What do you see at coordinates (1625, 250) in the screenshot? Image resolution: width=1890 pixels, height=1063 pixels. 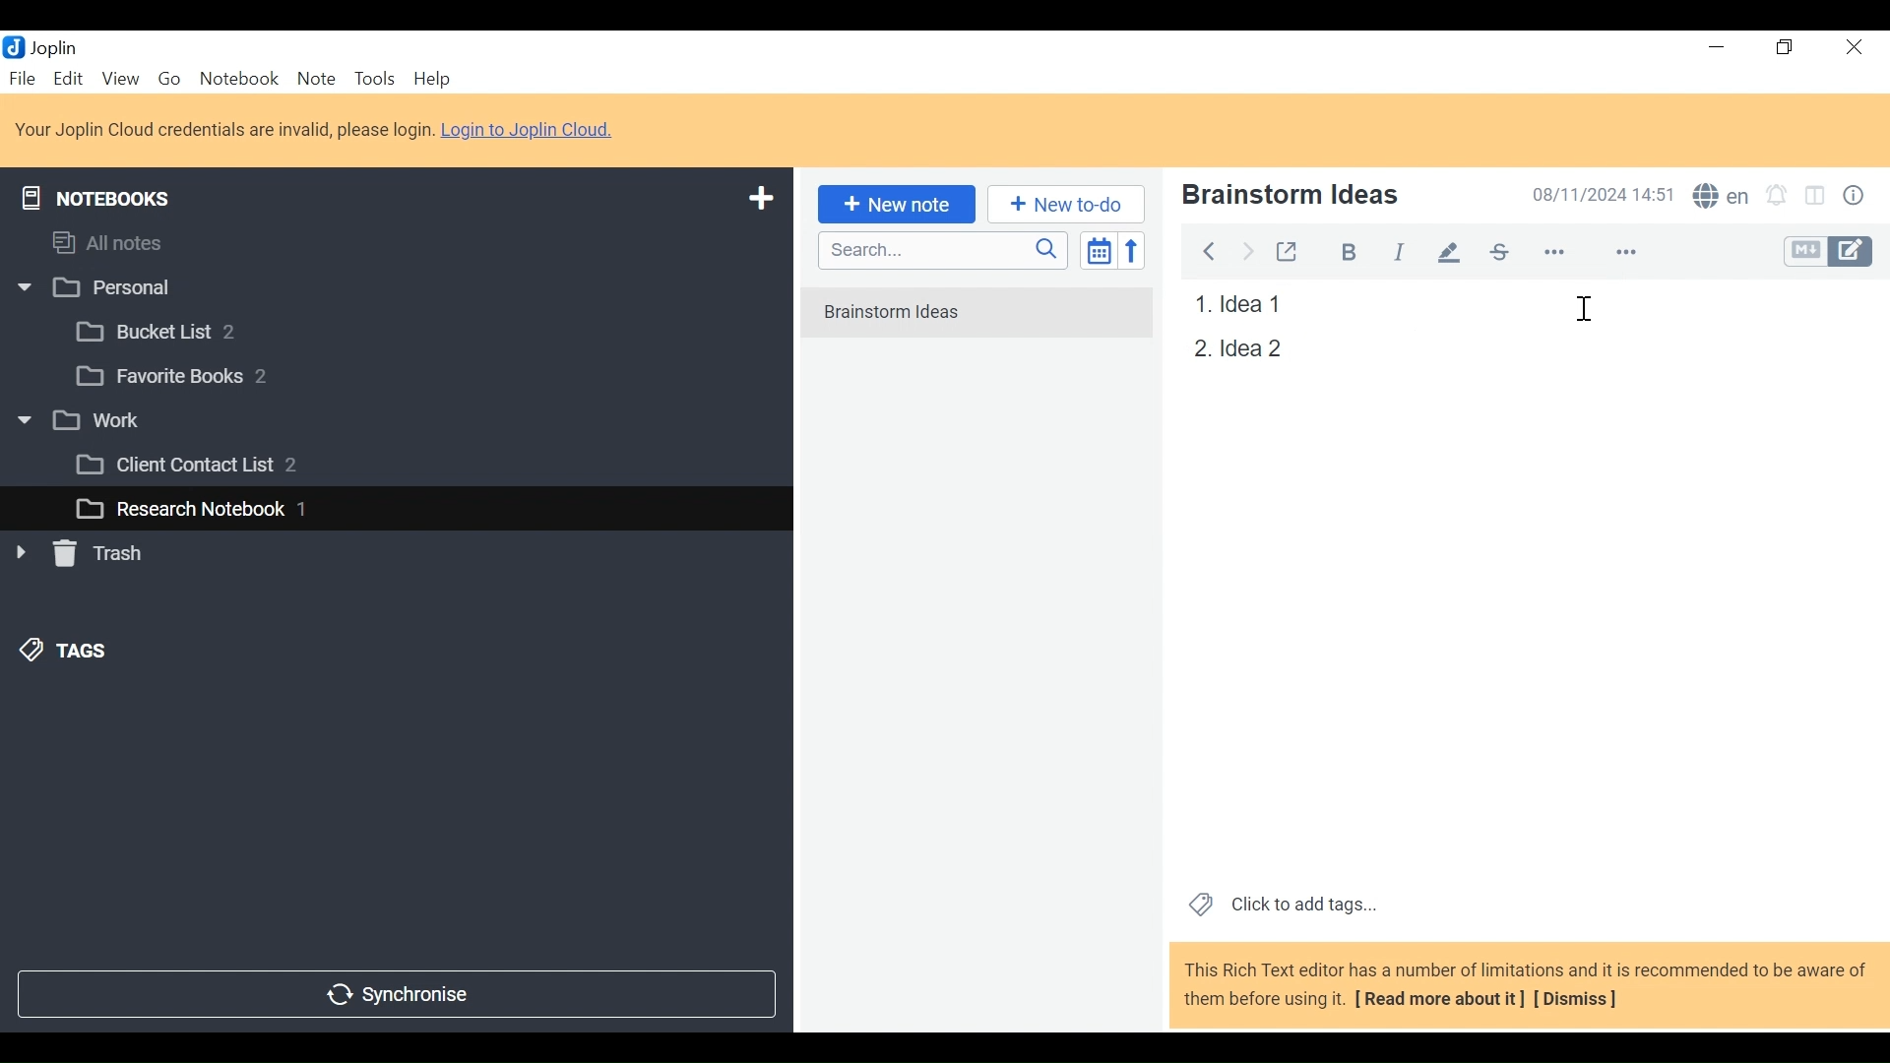 I see `More Options` at bounding box center [1625, 250].